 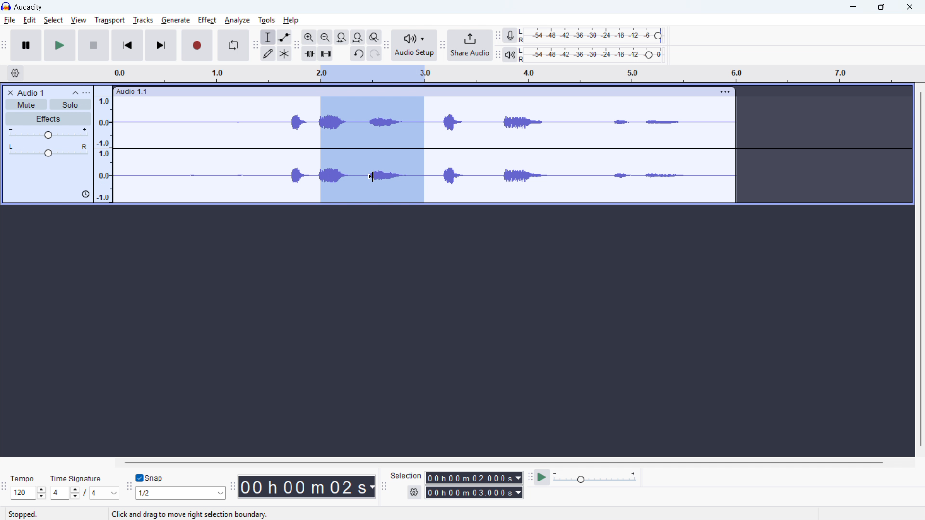 I want to click on Amplitude, so click(x=104, y=143).